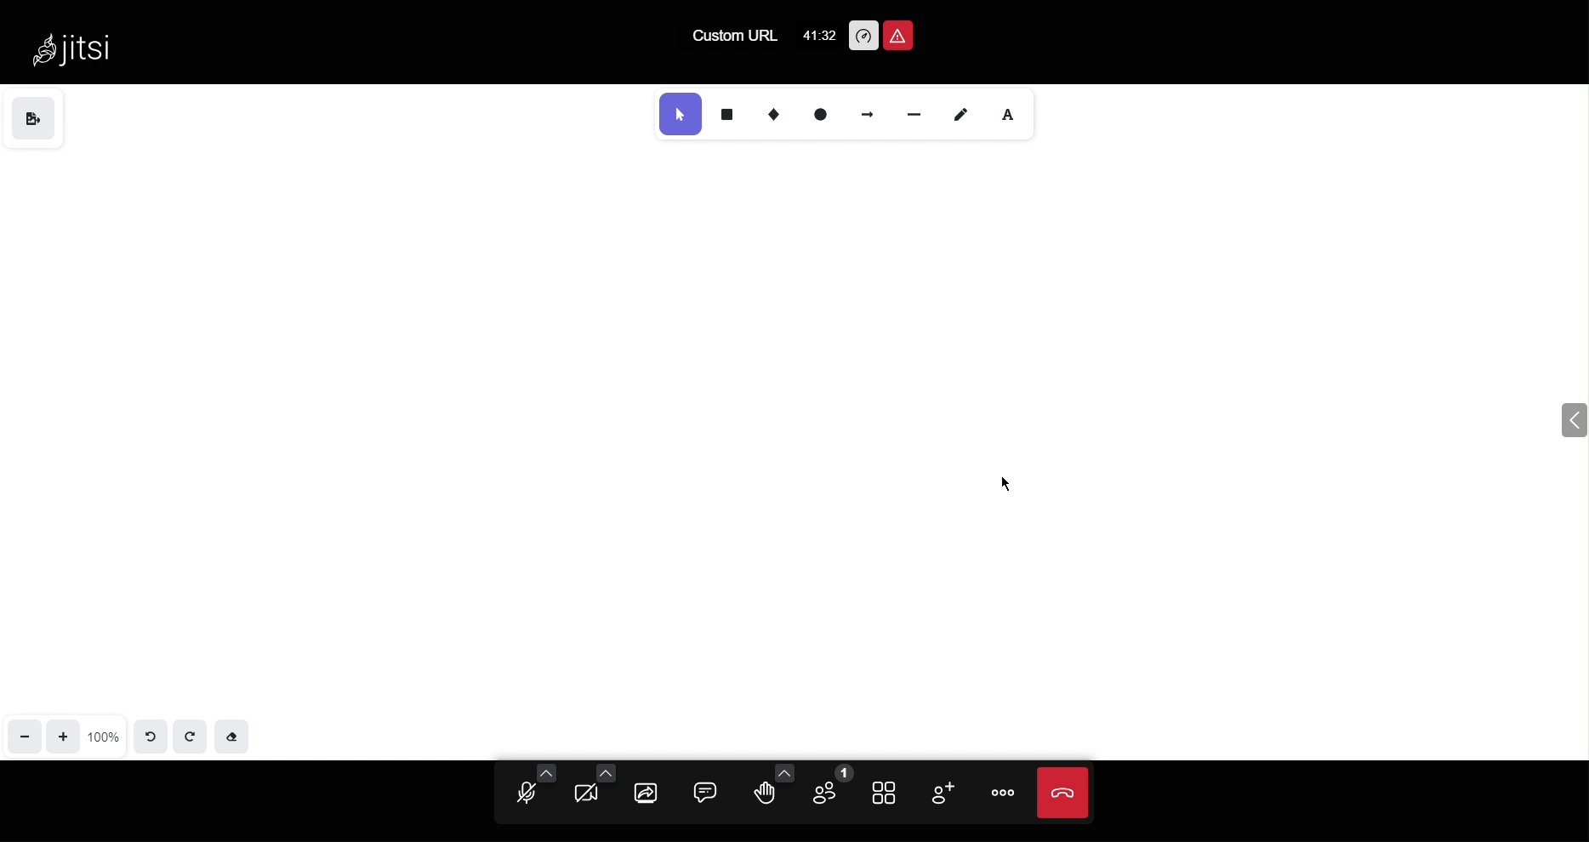 This screenshot has width=1589, height=842. Describe the element at coordinates (34, 117) in the screenshot. I see `Save` at that location.